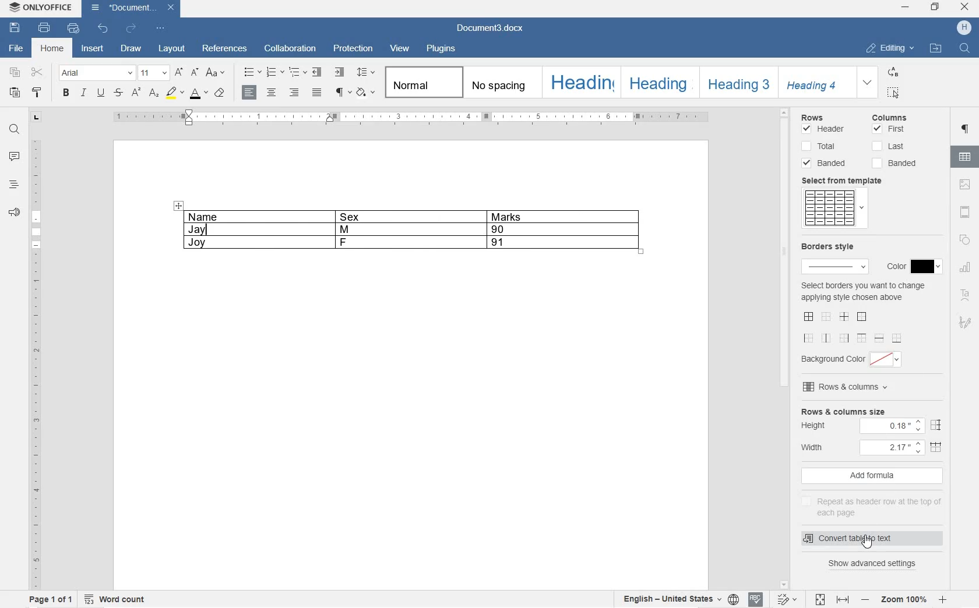 This screenshot has width=979, height=608. What do you see at coordinates (911, 267) in the screenshot?
I see `border color` at bounding box center [911, 267].